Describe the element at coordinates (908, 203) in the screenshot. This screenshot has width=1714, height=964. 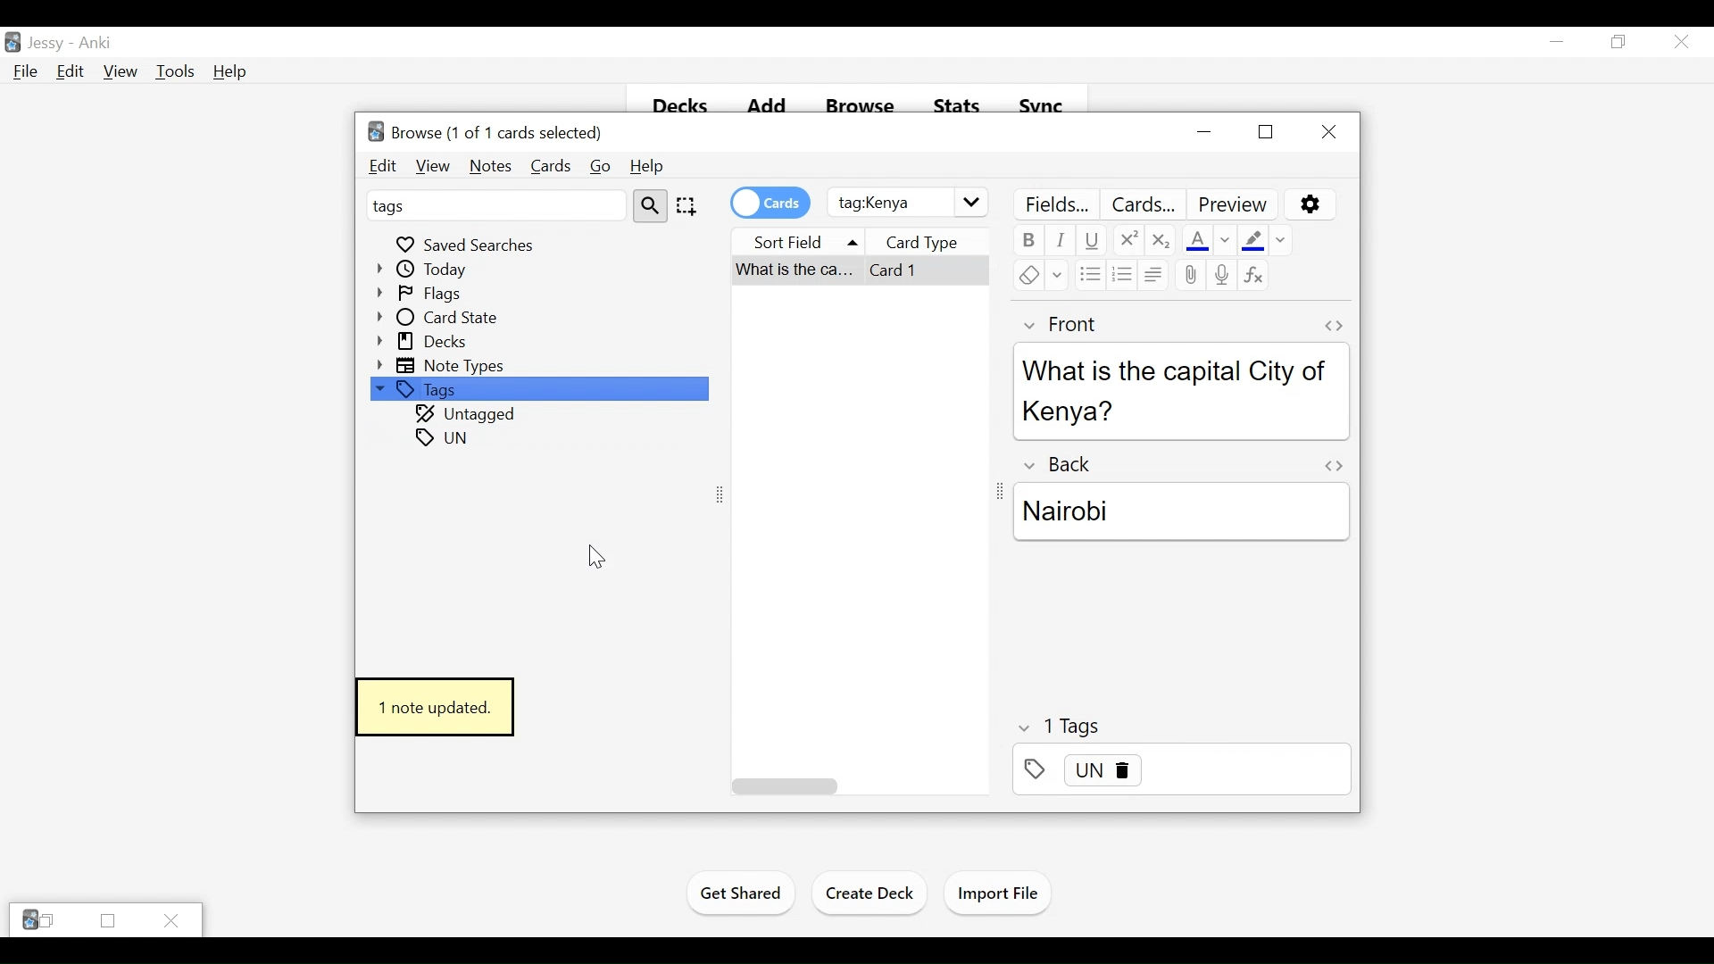
I see `Search Field` at that location.